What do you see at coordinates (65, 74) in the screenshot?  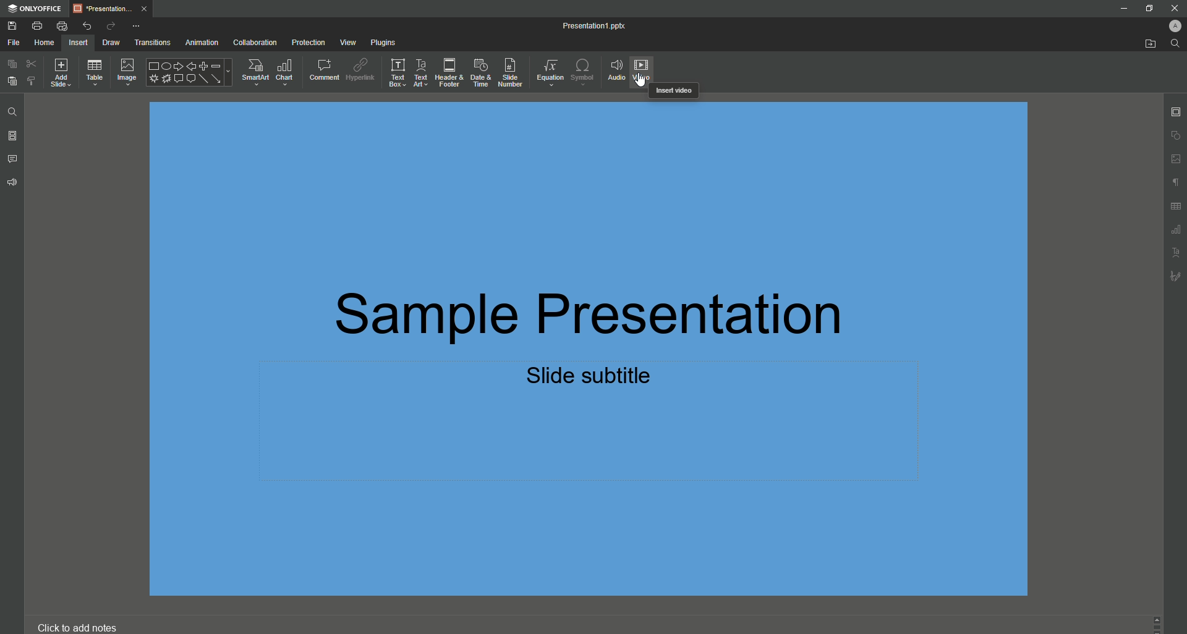 I see `Add Slide` at bounding box center [65, 74].